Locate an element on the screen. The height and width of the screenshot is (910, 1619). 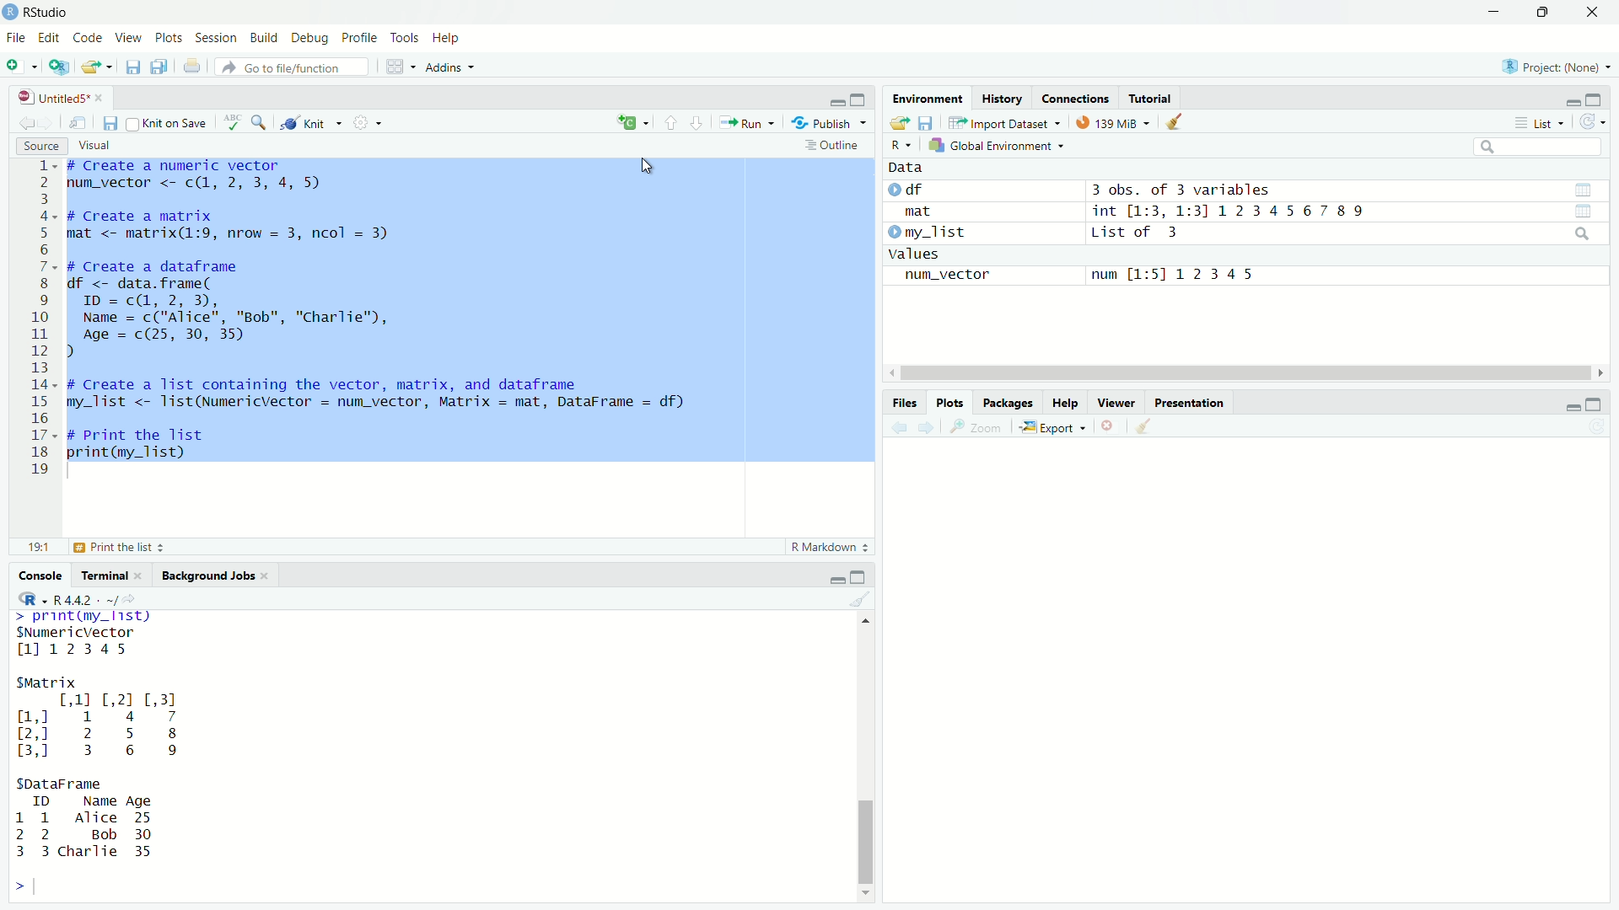
maximise is located at coordinates (1600, 401).